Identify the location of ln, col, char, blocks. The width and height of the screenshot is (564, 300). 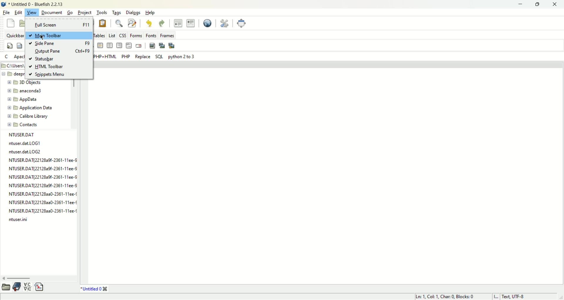
(444, 297).